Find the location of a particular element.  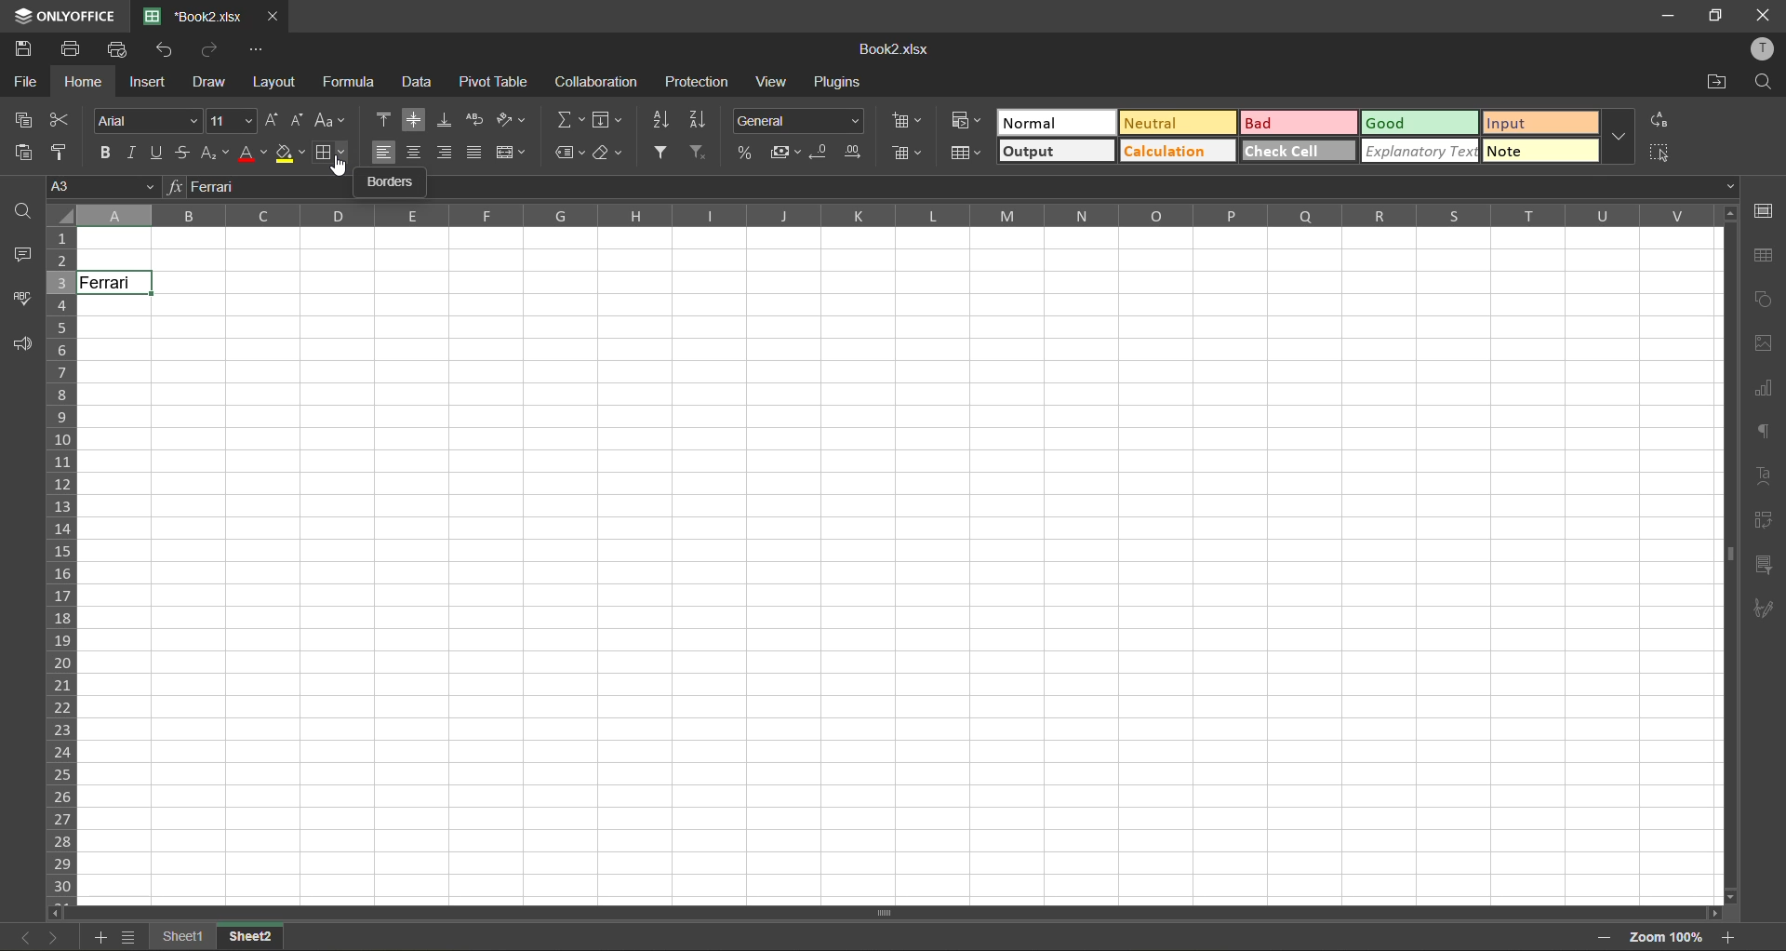

file name is located at coordinates (193, 16).